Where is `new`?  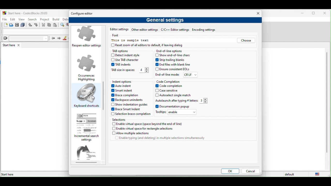 new is located at coordinates (4, 25).